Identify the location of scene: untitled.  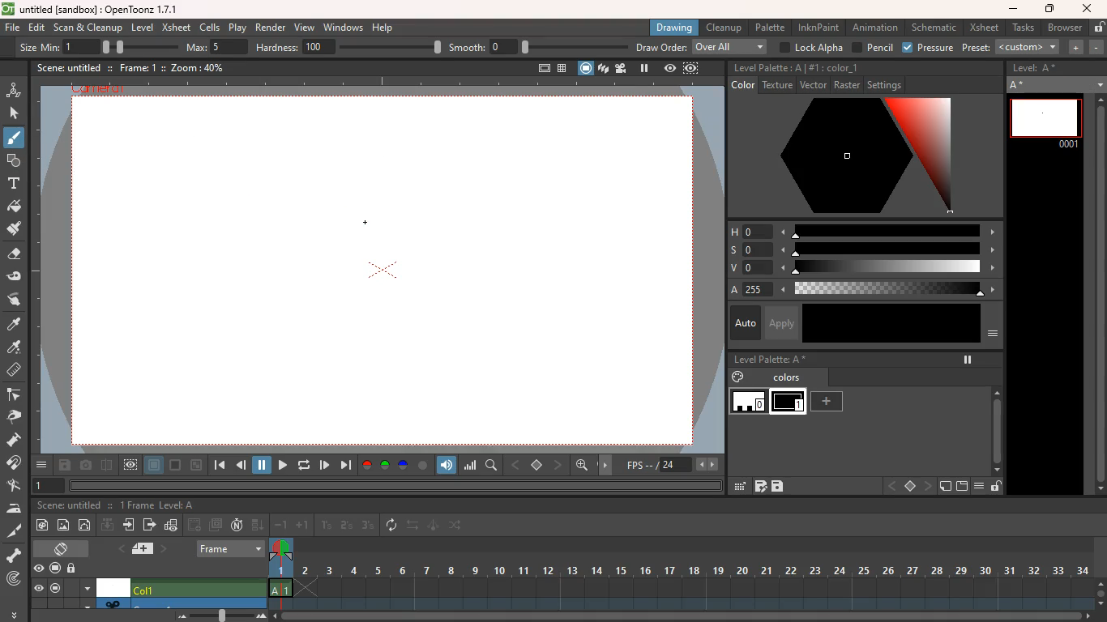
(68, 67).